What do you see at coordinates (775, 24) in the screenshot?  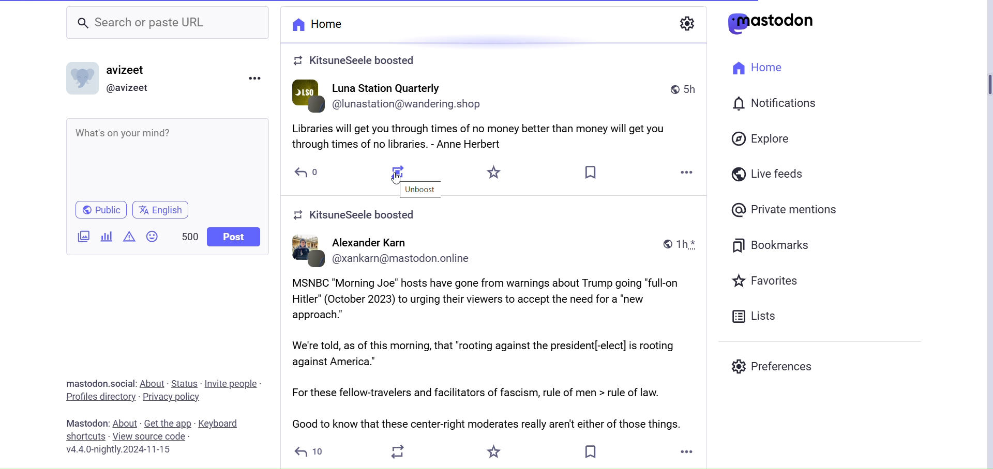 I see `Logo` at bounding box center [775, 24].